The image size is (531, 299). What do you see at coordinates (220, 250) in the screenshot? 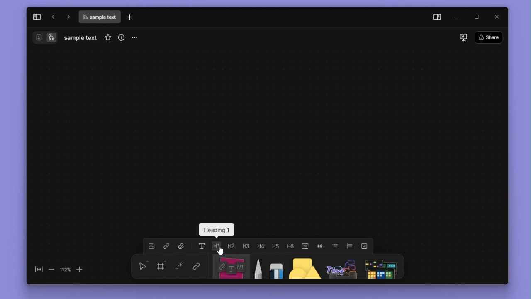
I see `cursor` at bounding box center [220, 250].